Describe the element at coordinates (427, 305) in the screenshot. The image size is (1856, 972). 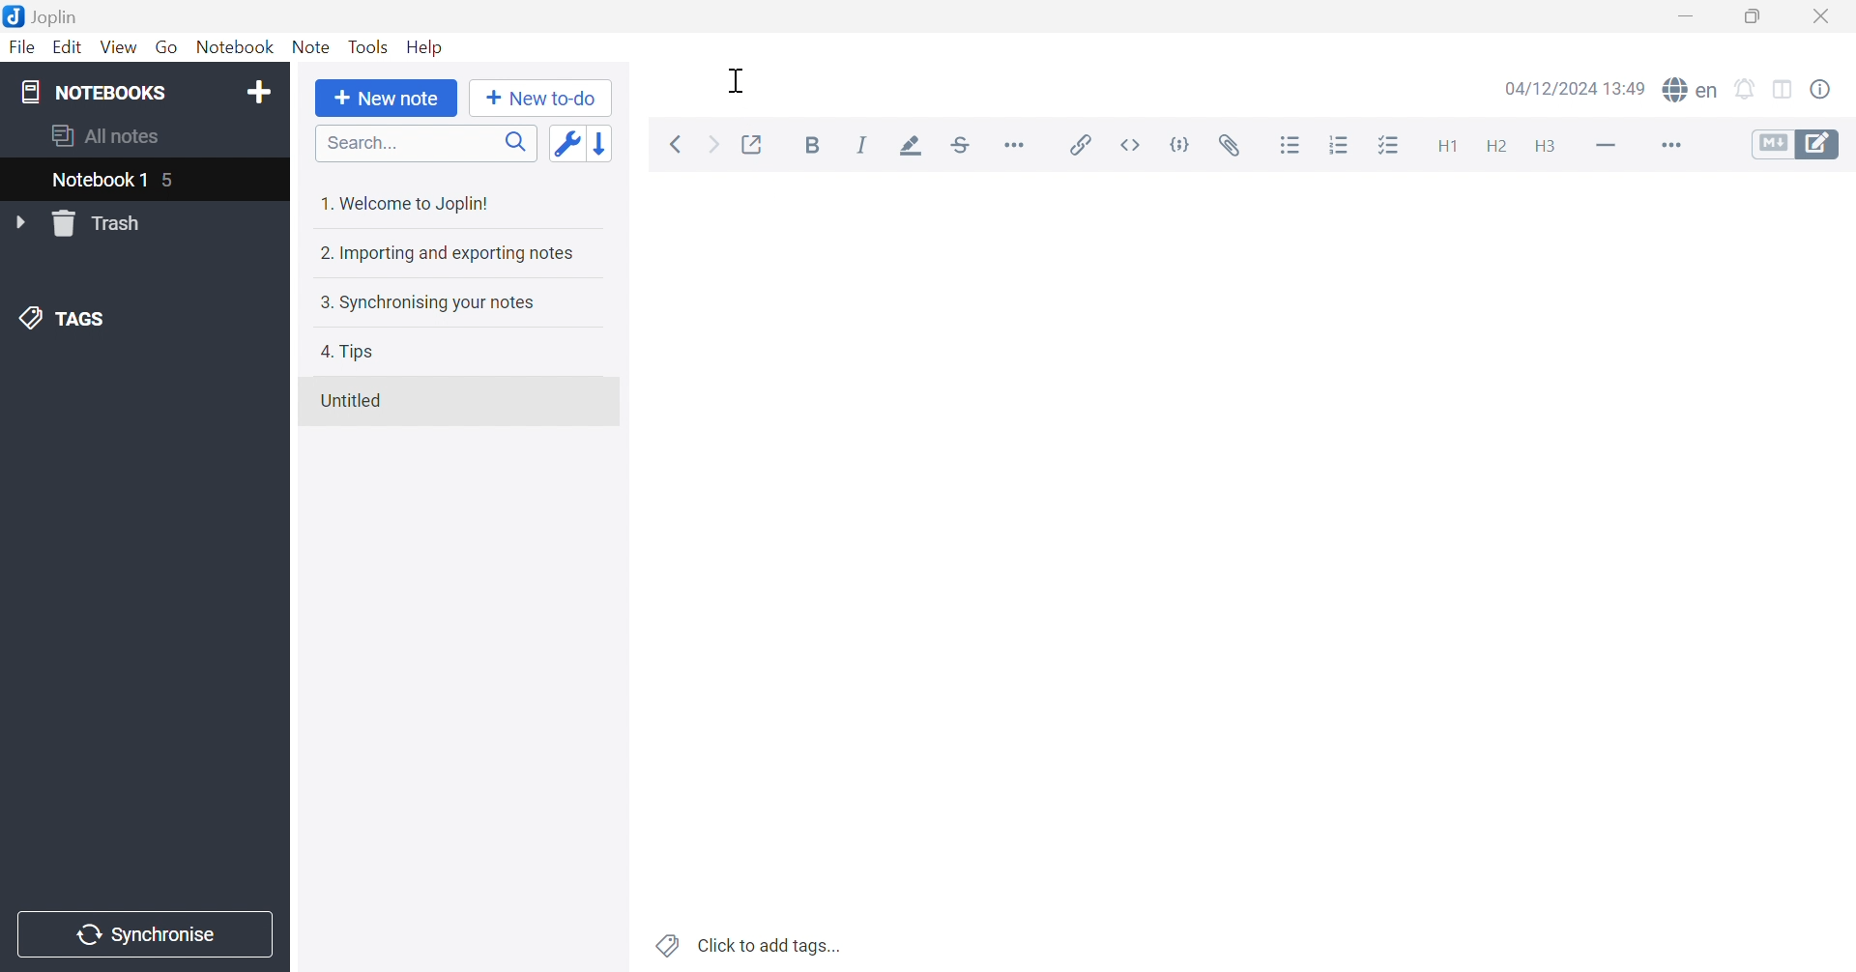
I see `3. Synchronising your notes` at that location.